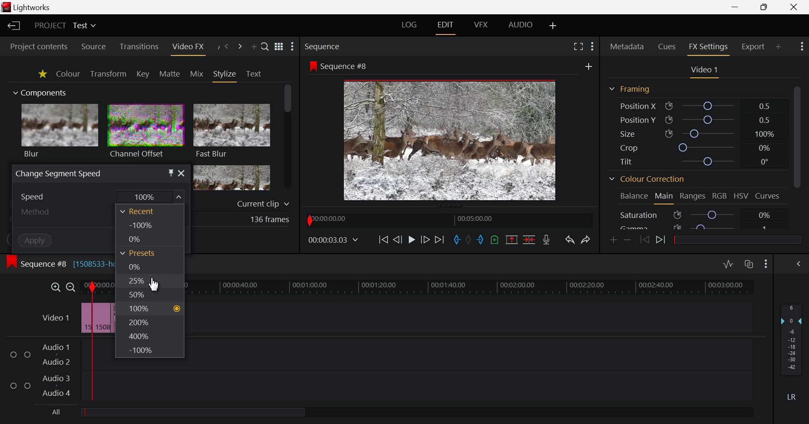 Image resolution: width=809 pixels, height=424 pixels. Describe the element at coordinates (152, 228) in the screenshot. I see `-100%` at that location.